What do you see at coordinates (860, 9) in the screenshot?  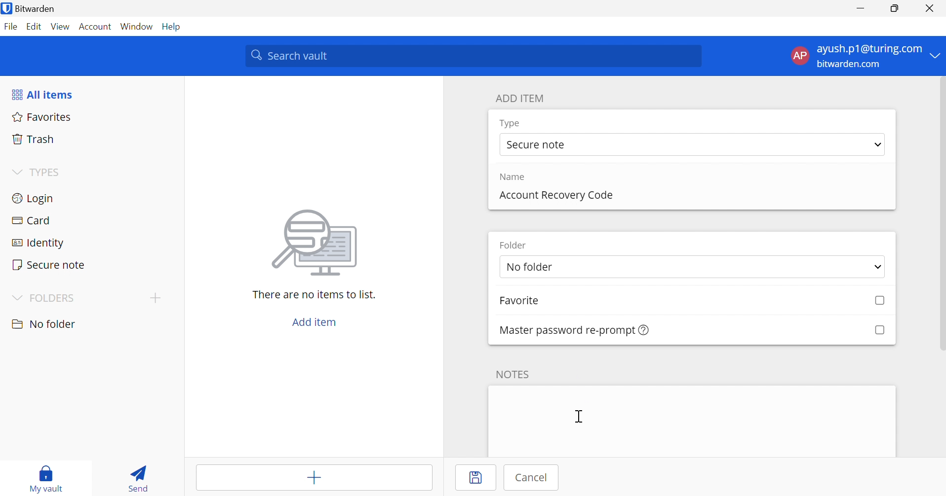 I see `Minimize` at bounding box center [860, 9].